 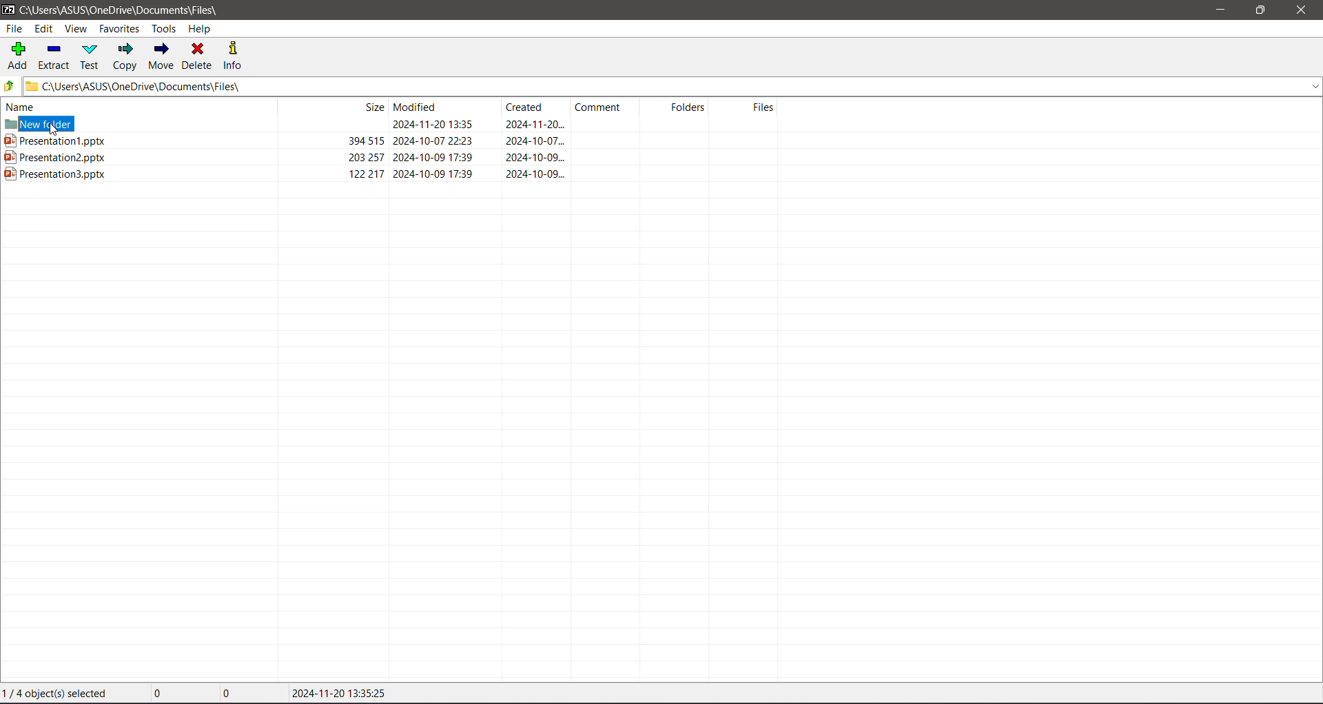 What do you see at coordinates (680, 107) in the screenshot?
I see `Folders` at bounding box center [680, 107].